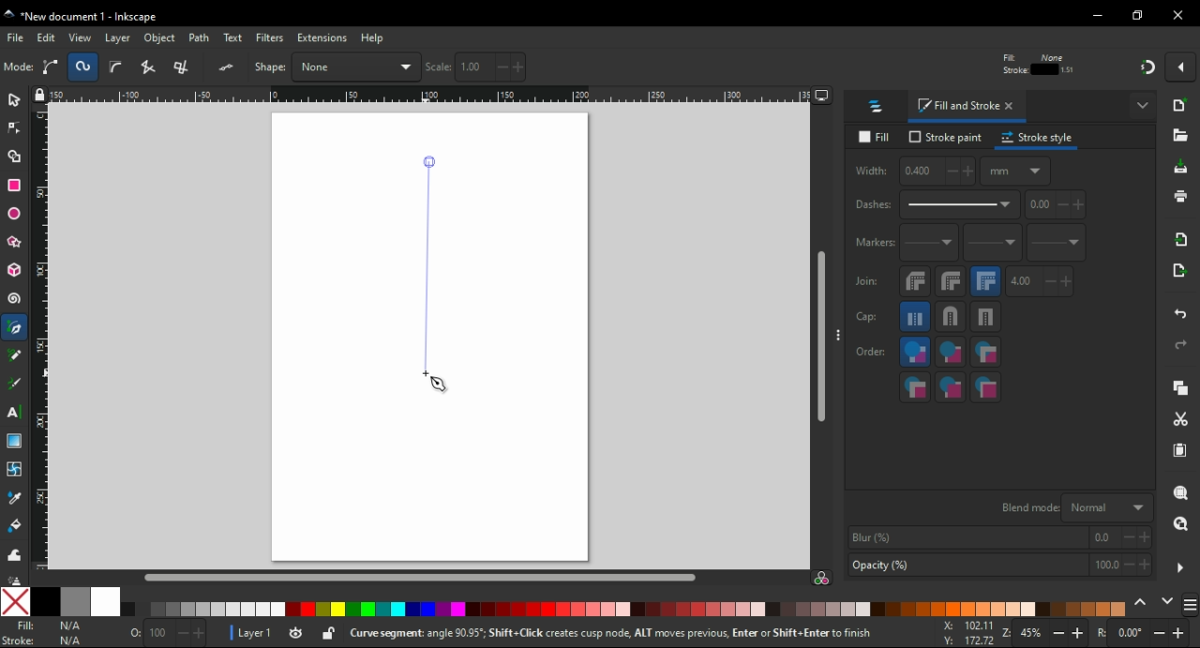 This screenshot has height=648, width=1200. What do you see at coordinates (16, 299) in the screenshot?
I see `spiral tool` at bounding box center [16, 299].